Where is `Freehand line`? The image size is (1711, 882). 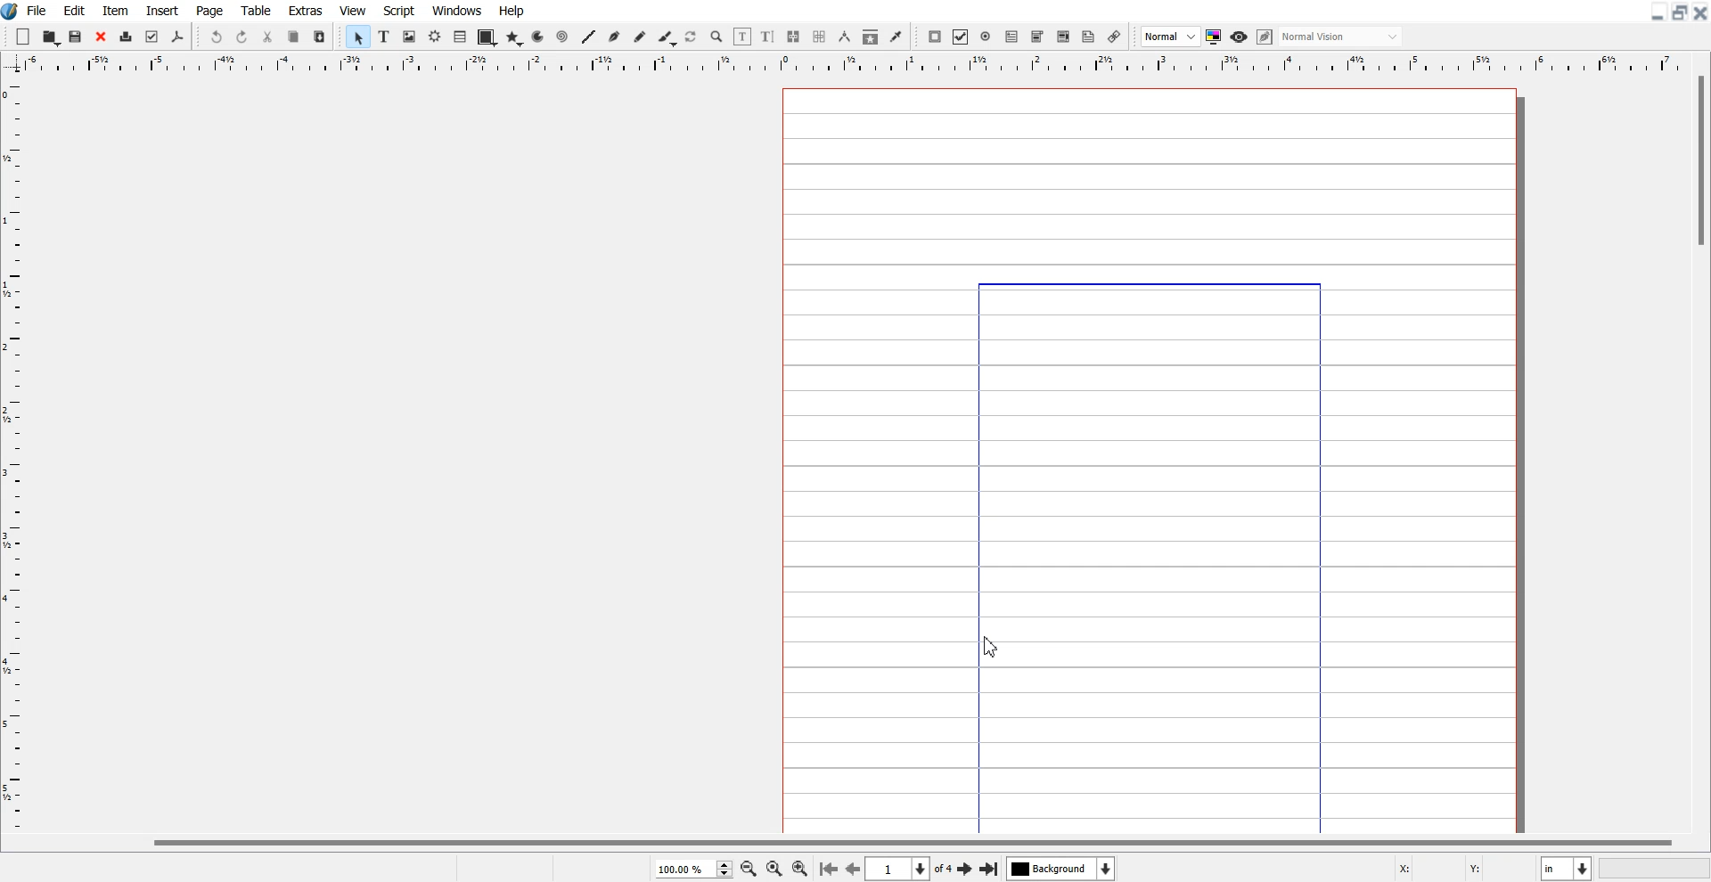
Freehand line is located at coordinates (640, 37).